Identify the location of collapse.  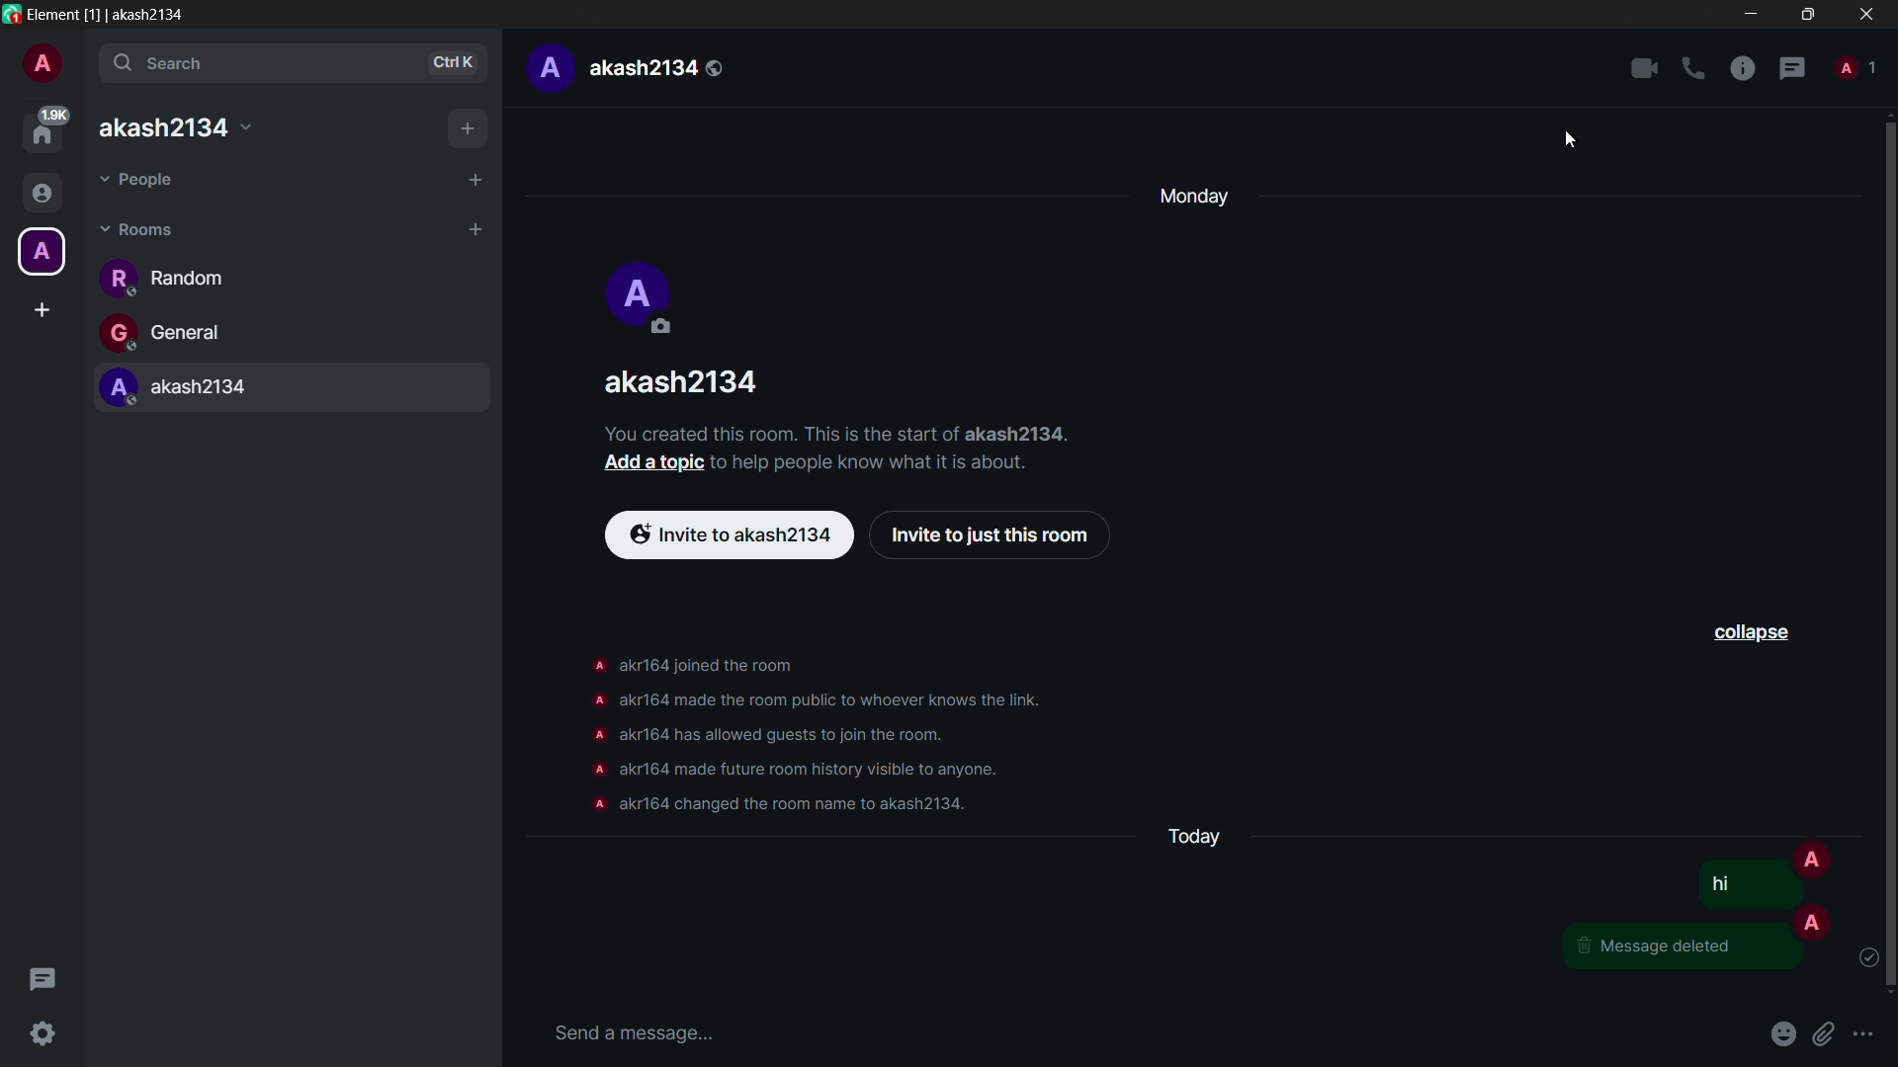
(1754, 631).